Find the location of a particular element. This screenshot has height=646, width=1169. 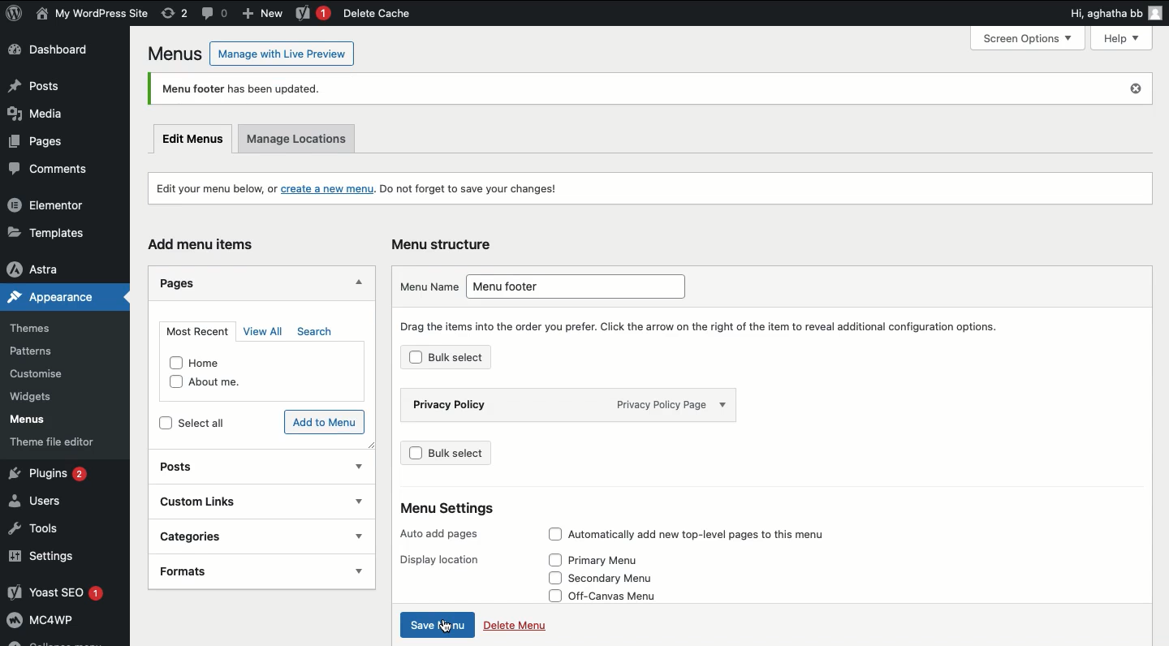

Edit menus is located at coordinates (190, 140).